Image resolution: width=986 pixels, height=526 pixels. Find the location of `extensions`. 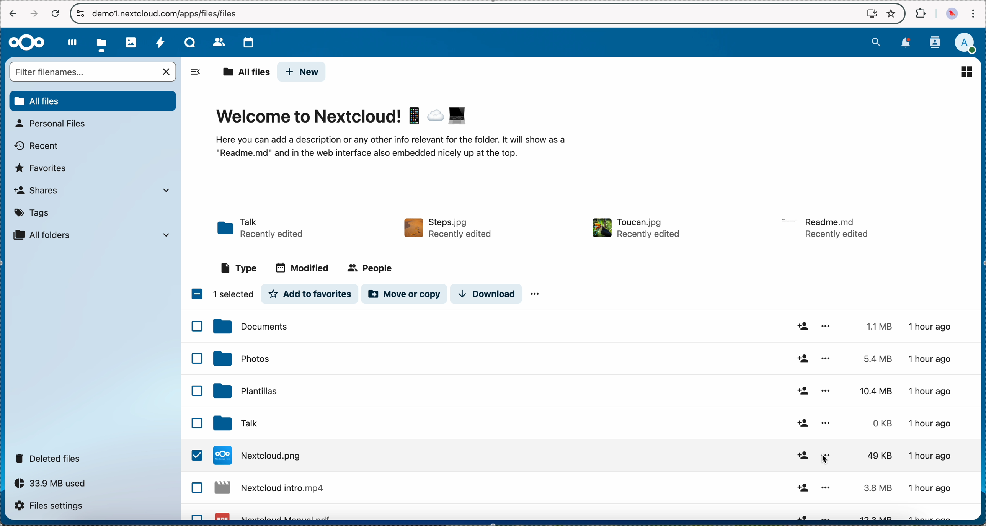

extensions is located at coordinates (921, 14).